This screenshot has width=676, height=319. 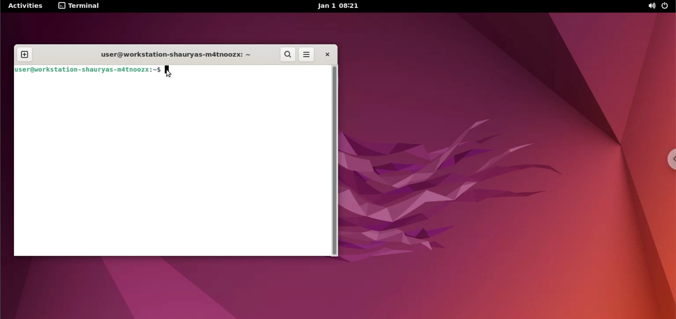 What do you see at coordinates (25, 54) in the screenshot?
I see `new tab` at bounding box center [25, 54].